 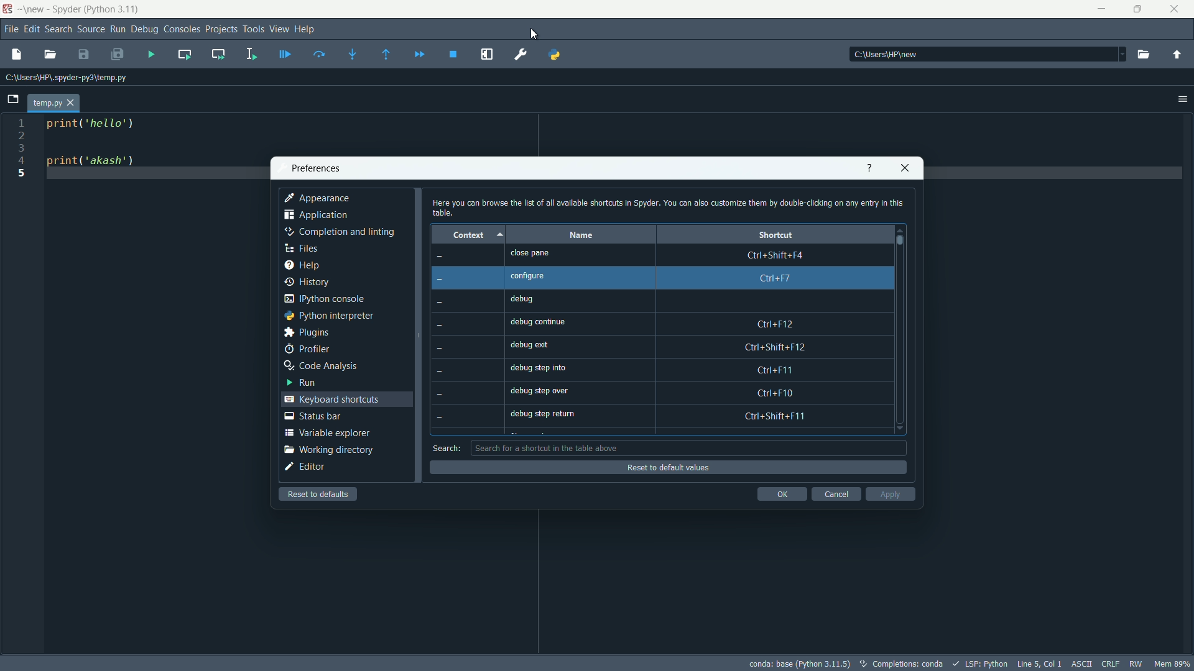 I want to click on search, so click(x=446, y=448).